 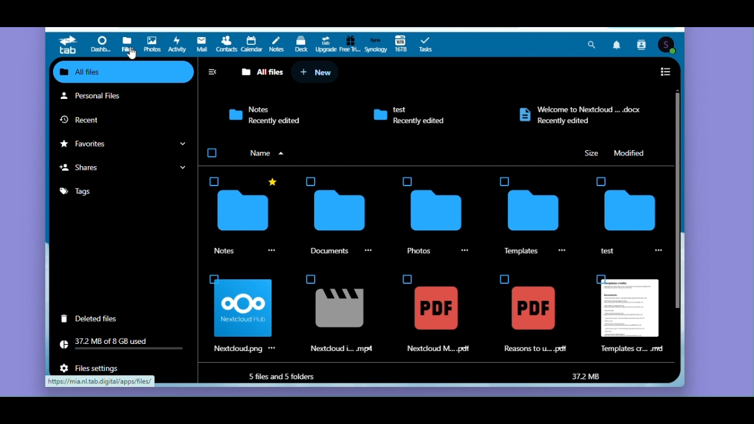 What do you see at coordinates (226, 44) in the screenshot?
I see `Contacts` at bounding box center [226, 44].